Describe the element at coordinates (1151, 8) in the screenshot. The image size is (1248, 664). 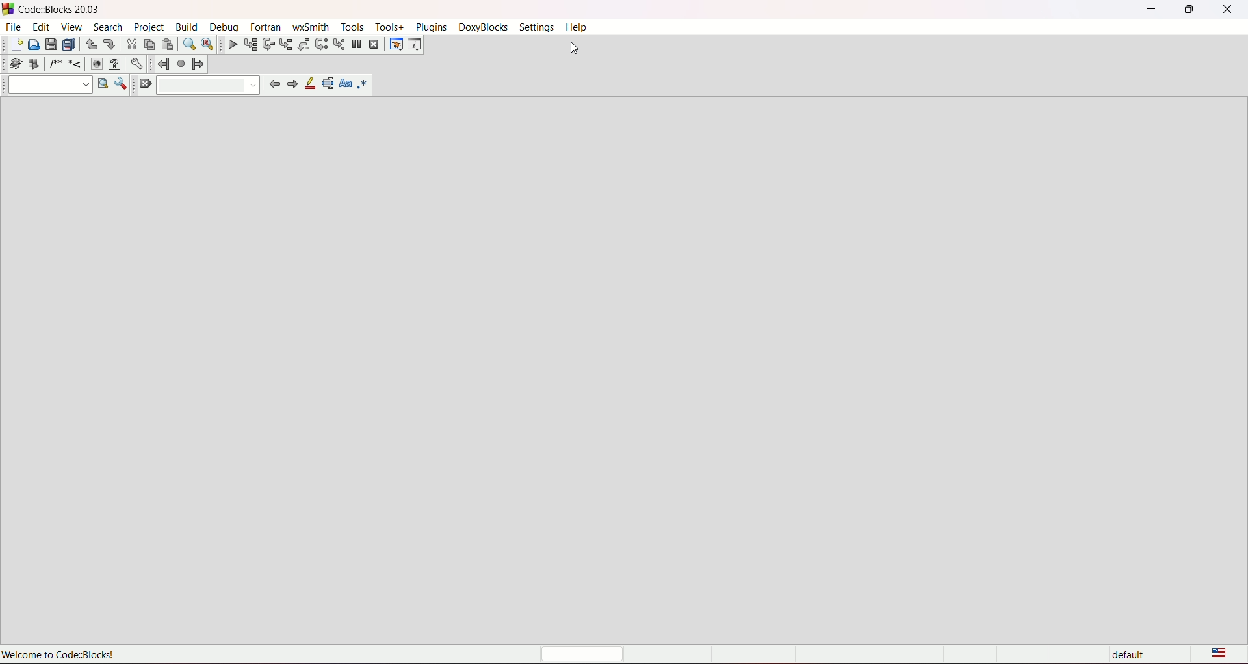
I see `minimize` at that location.